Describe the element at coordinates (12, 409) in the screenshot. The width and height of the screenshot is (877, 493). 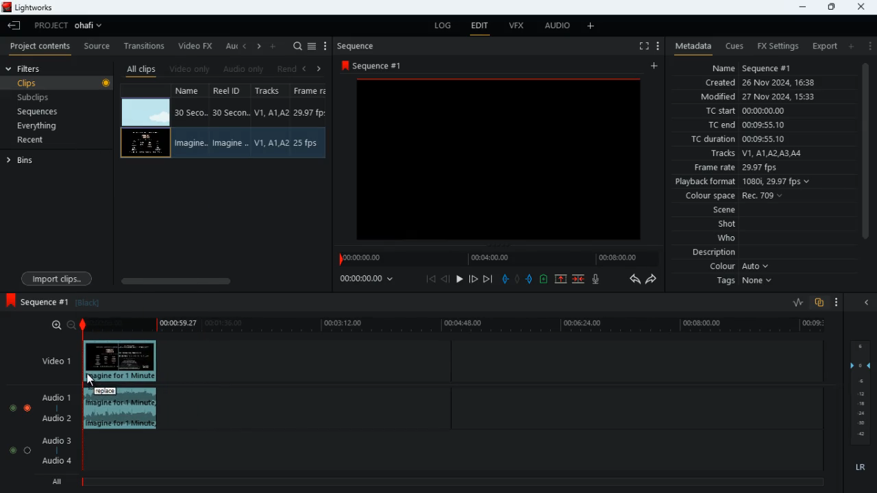
I see `toggle` at that location.